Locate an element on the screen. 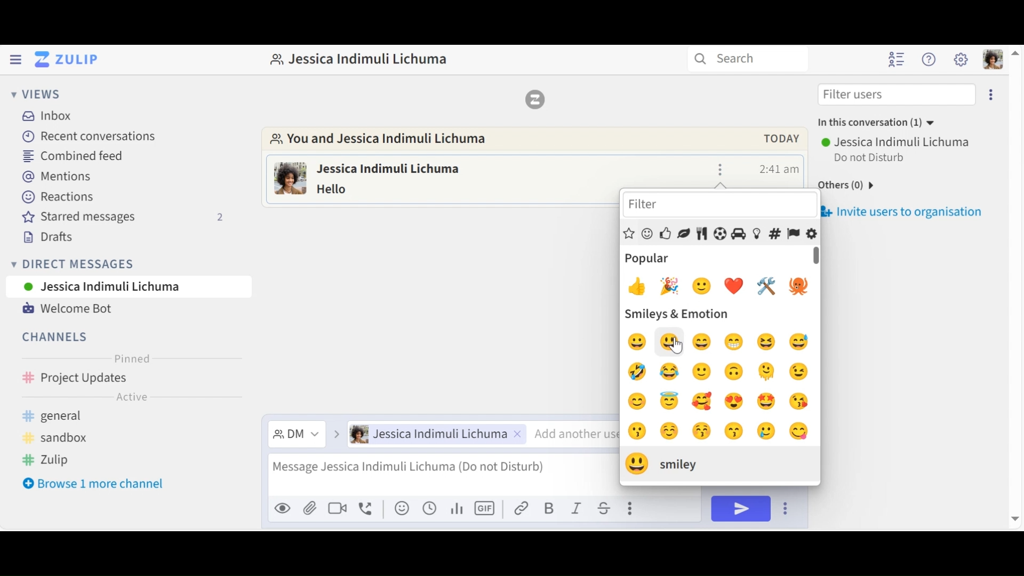 The width and height of the screenshot is (1024, 576). blush is located at coordinates (668, 431).